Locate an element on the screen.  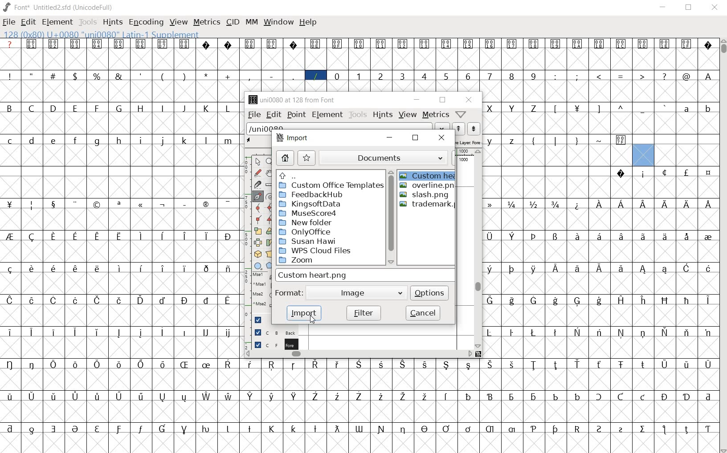
glyph is located at coordinates (294, 76).